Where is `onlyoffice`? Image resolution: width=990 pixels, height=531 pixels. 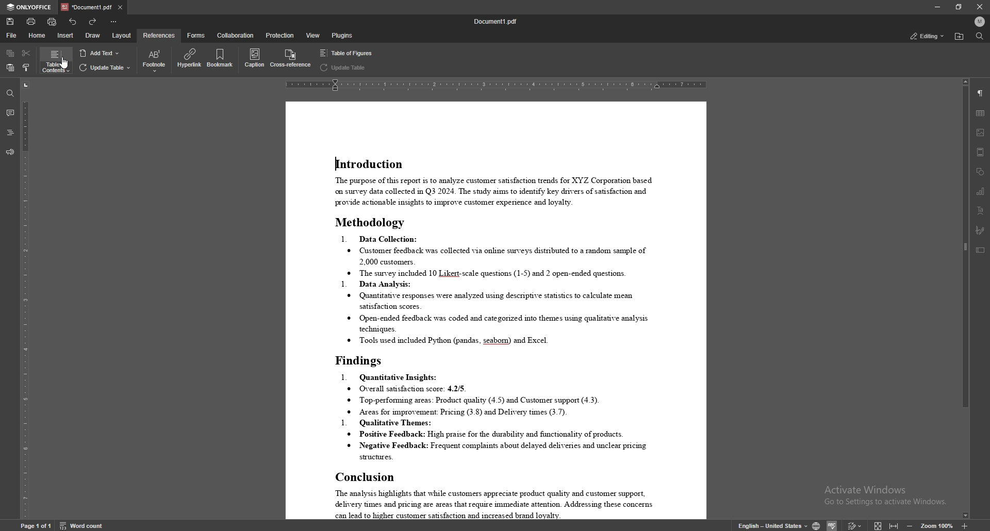 onlyoffice is located at coordinates (29, 7).